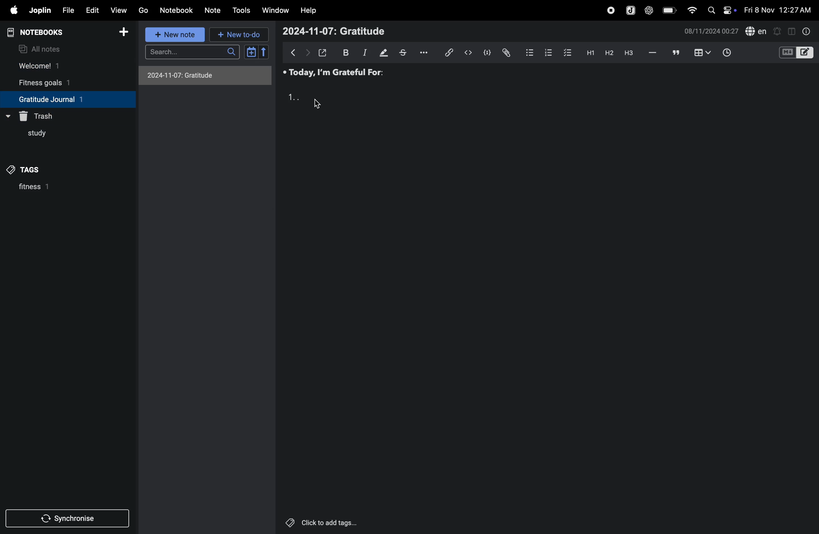 Image resolution: width=819 pixels, height=534 pixels. What do you see at coordinates (317, 103) in the screenshot?
I see `cursor` at bounding box center [317, 103].